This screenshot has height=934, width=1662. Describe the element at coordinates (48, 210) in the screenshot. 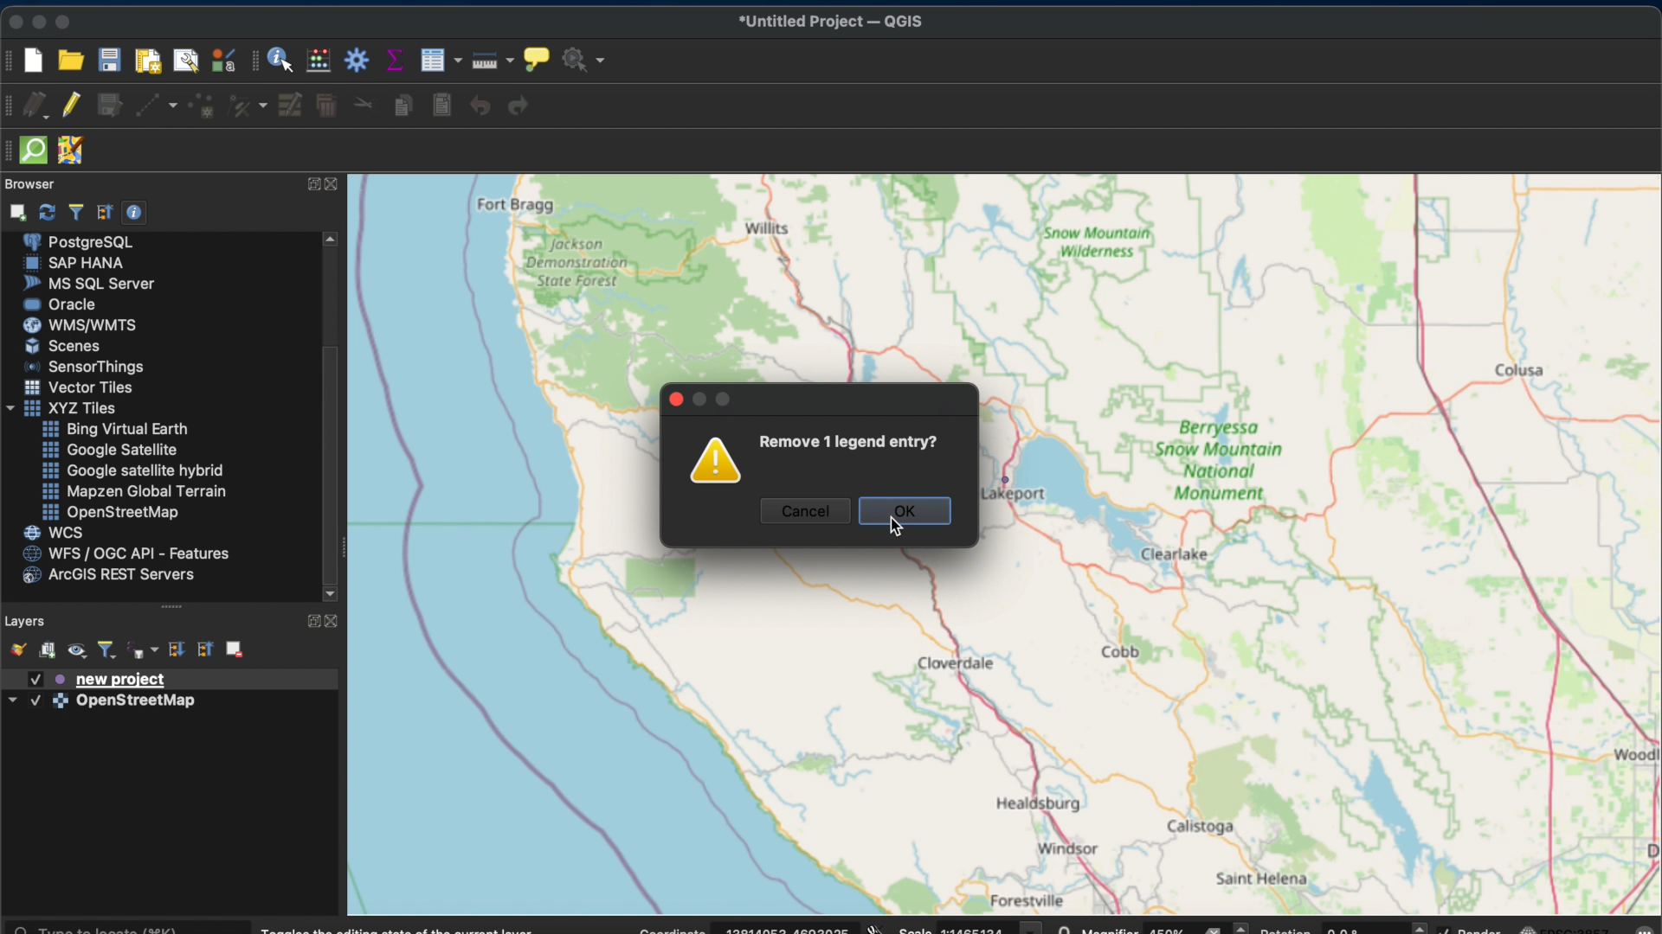

I see `refresh` at that location.